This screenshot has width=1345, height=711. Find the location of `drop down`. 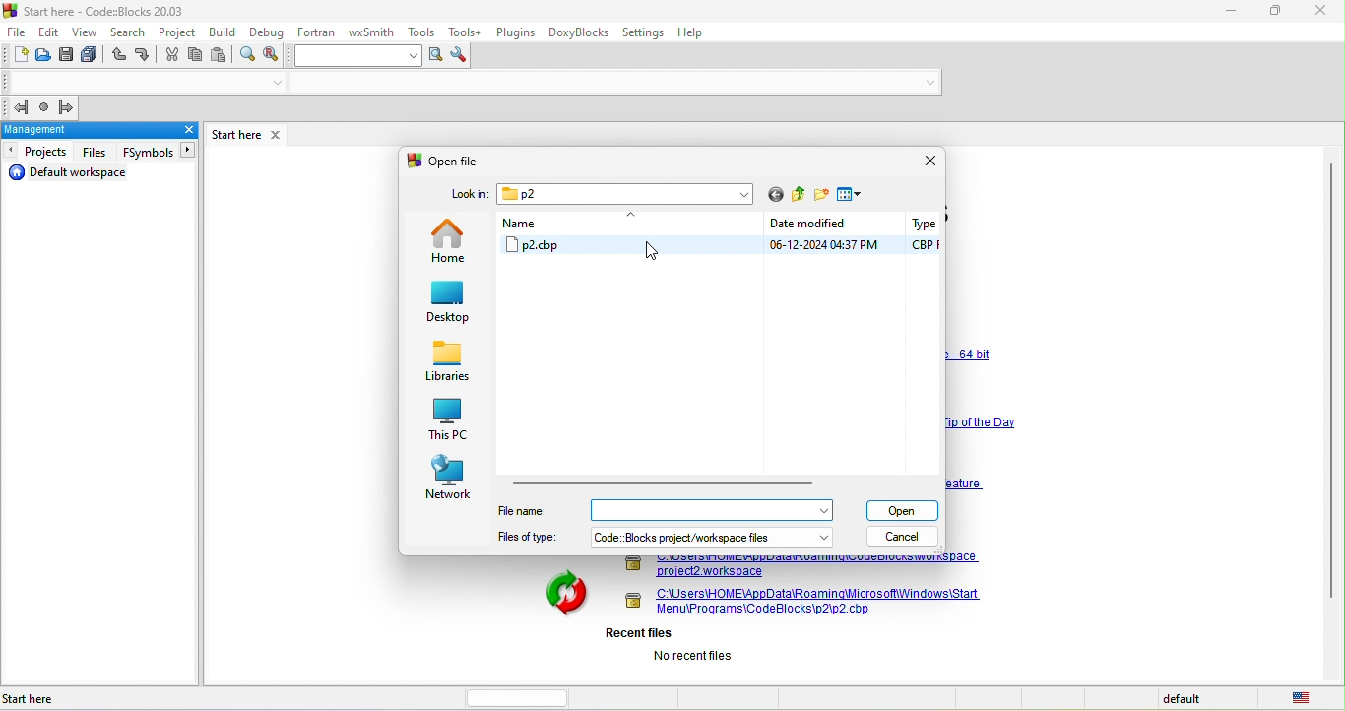

drop down is located at coordinates (273, 83).